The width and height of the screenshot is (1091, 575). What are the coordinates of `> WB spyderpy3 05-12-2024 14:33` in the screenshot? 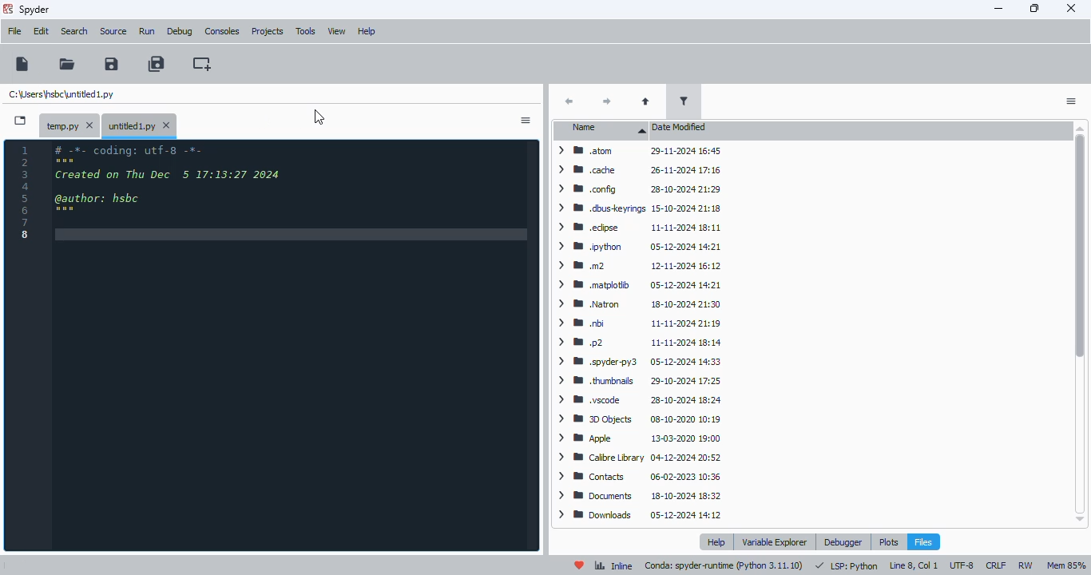 It's located at (638, 362).